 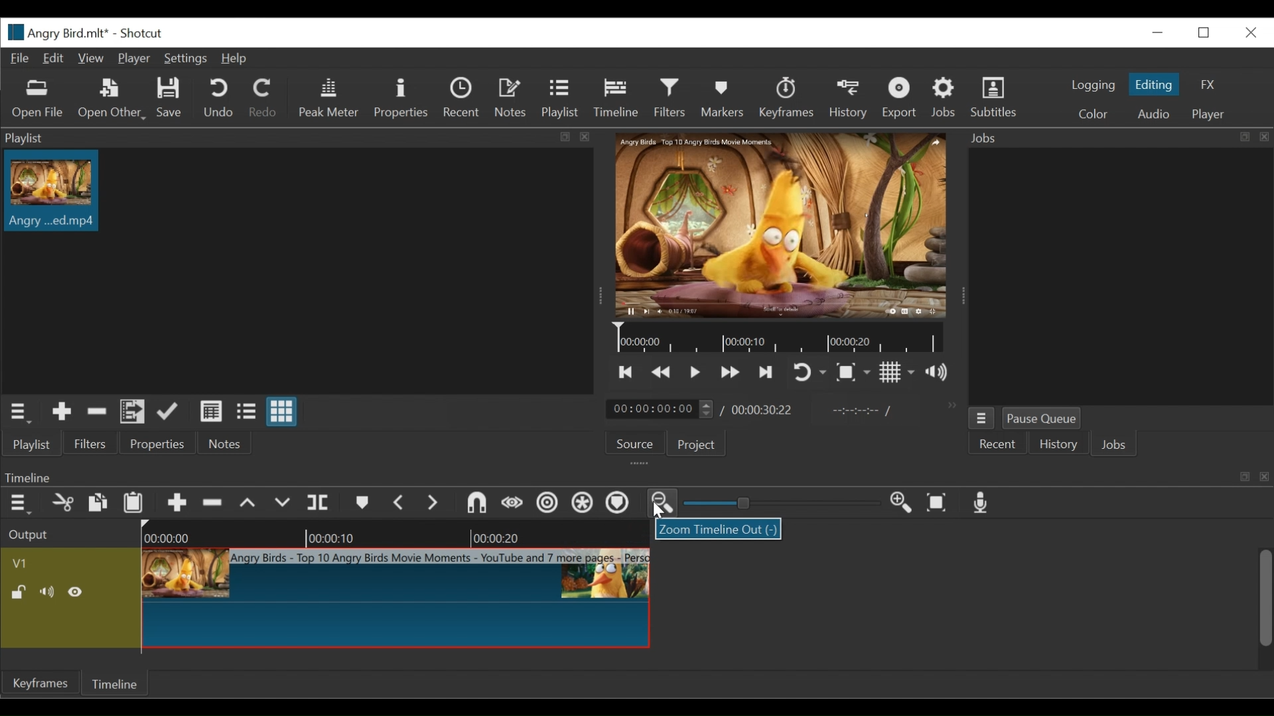 I want to click on Scrub while dragging, so click(x=619, y=504).